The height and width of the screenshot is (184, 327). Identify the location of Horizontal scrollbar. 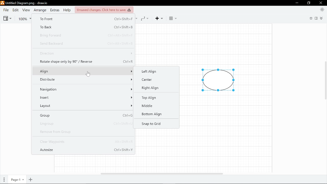
(162, 174).